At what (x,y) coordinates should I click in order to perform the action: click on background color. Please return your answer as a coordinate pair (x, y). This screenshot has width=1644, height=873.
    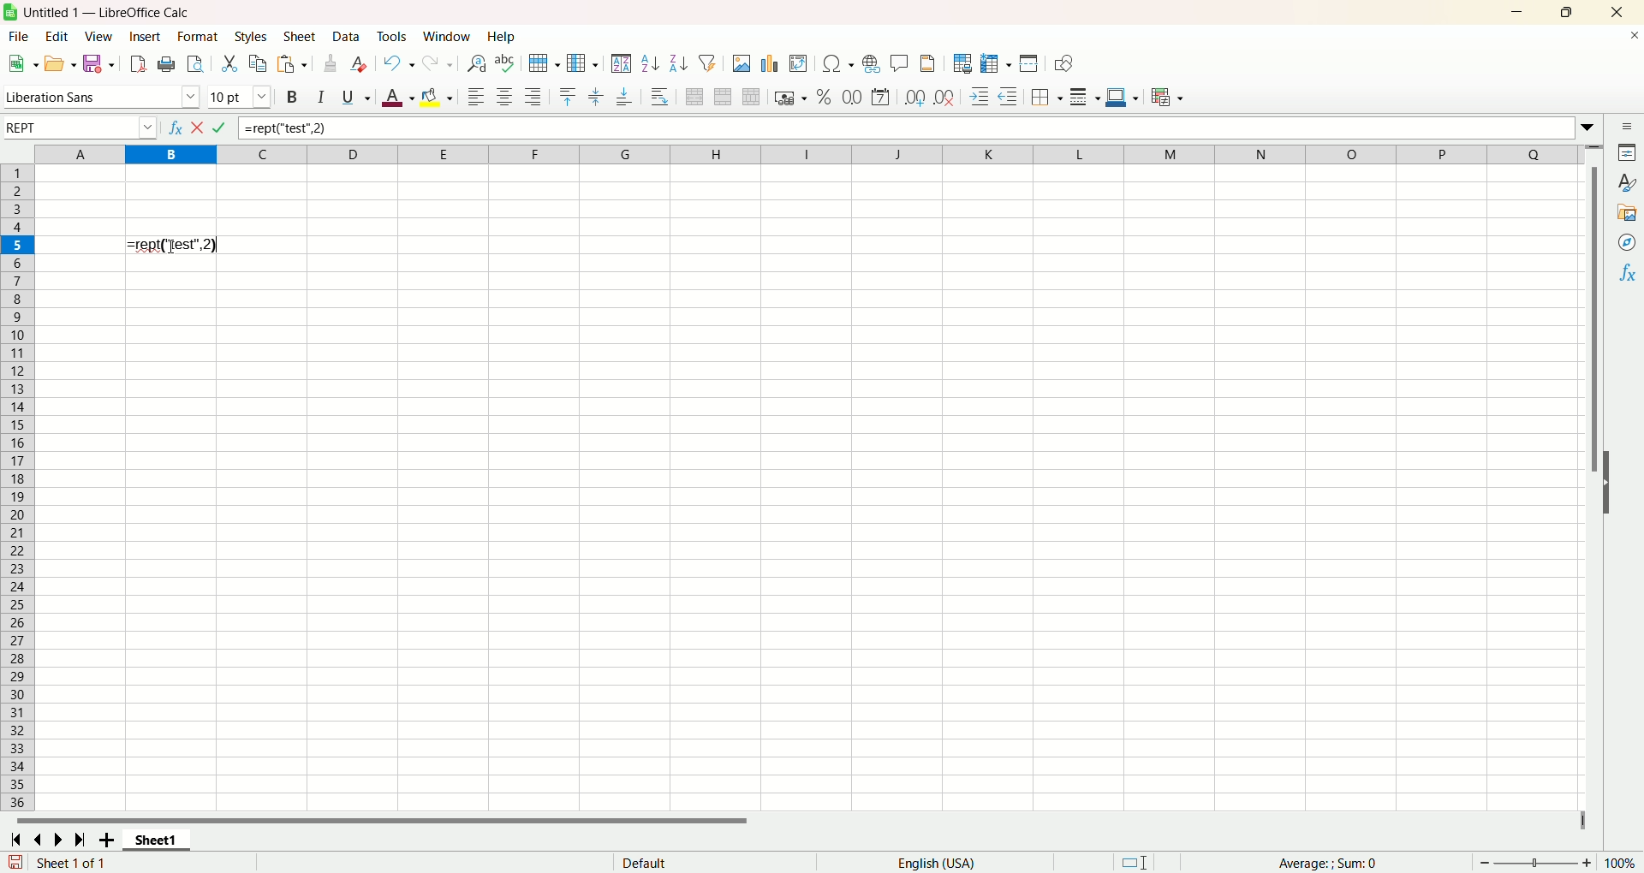
    Looking at the image, I should click on (437, 96).